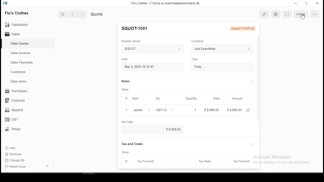 Image resolution: width=324 pixels, height=182 pixels. What do you see at coordinates (240, 161) in the screenshot?
I see `tax amount` at bounding box center [240, 161].